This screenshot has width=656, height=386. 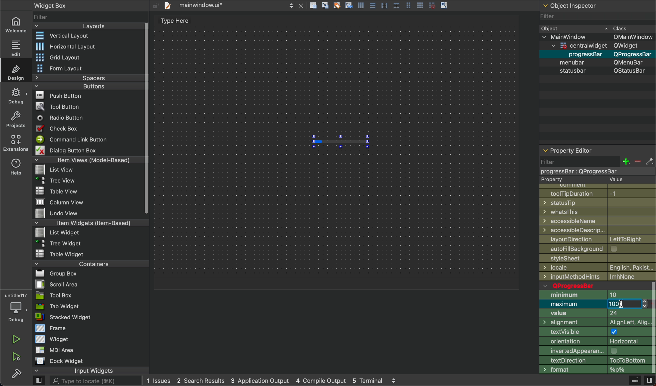 What do you see at coordinates (59, 361) in the screenshot?
I see `Dock WIdget` at bounding box center [59, 361].